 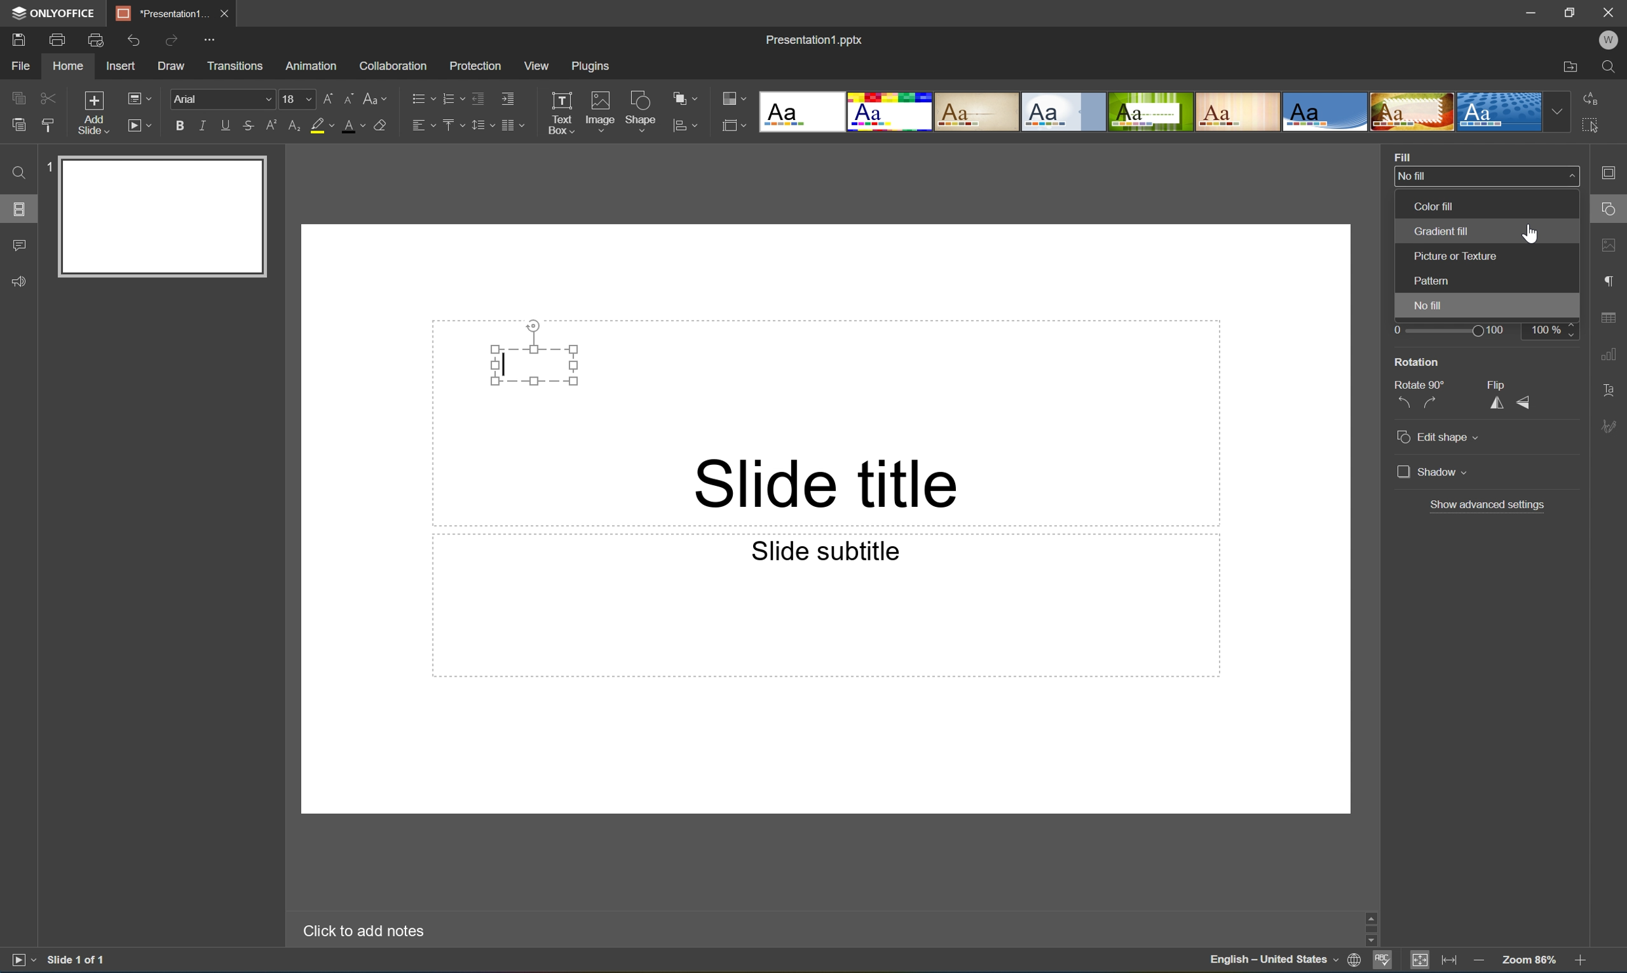 What do you see at coordinates (15, 172) in the screenshot?
I see `Find` at bounding box center [15, 172].